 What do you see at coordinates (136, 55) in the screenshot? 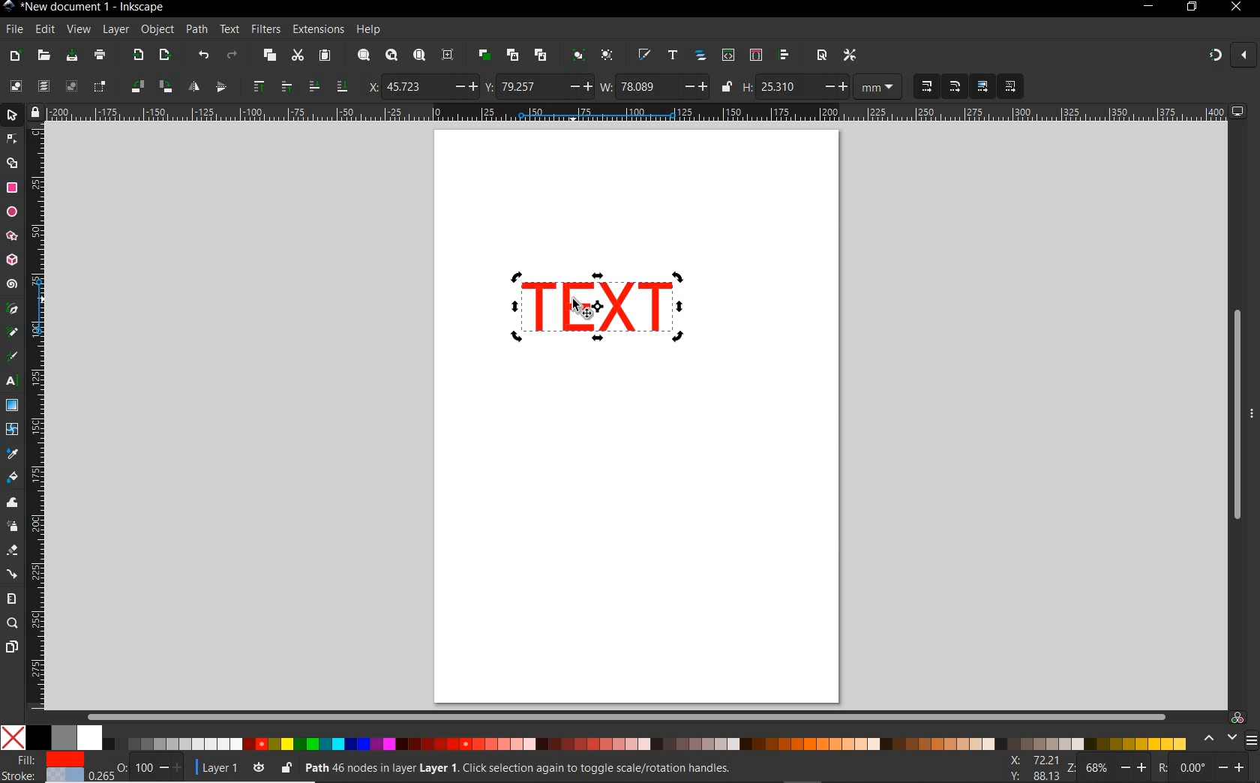
I see `IMPORT` at bounding box center [136, 55].